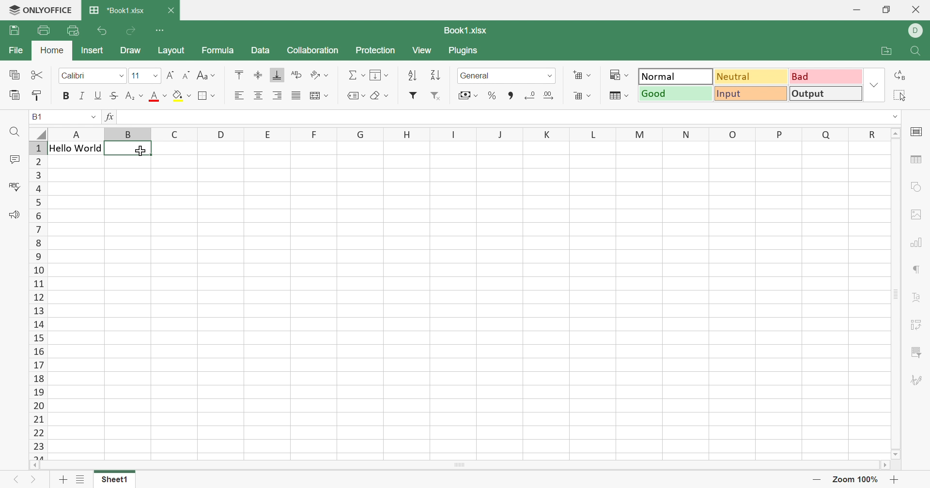 This screenshot has height=488, width=930. Describe the element at coordinates (886, 10) in the screenshot. I see `Restore down` at that location.